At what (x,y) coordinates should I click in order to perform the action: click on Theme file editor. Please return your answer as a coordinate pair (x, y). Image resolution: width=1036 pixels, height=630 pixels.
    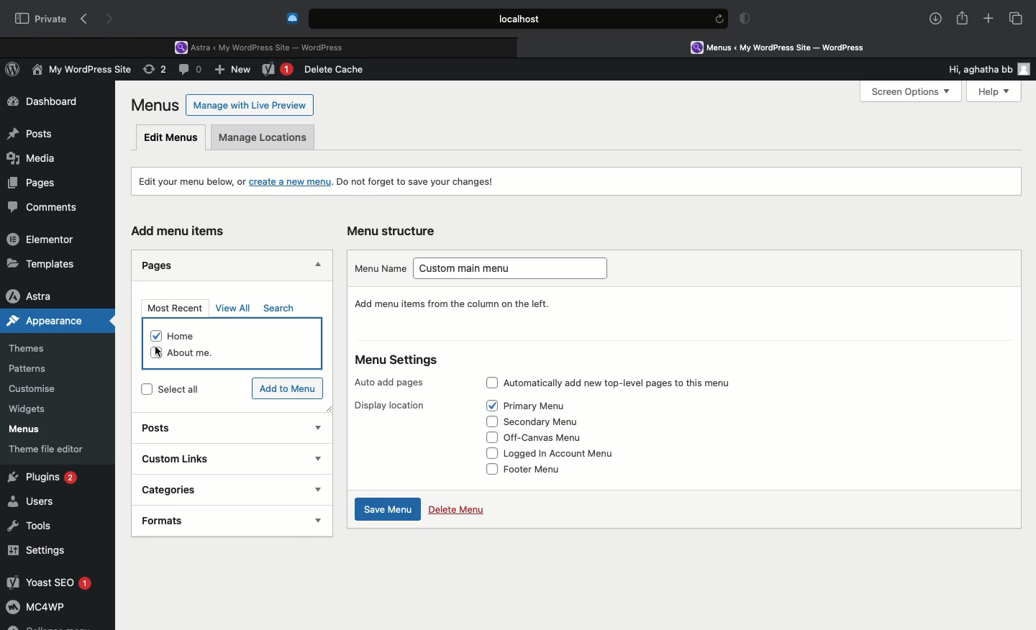
    Looking at the image, I should click on (52, 449).